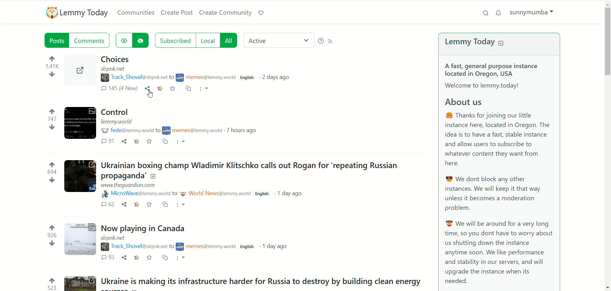  Describe the element at coordinates (150, 142) in the screenshot. I see `save` at that location.